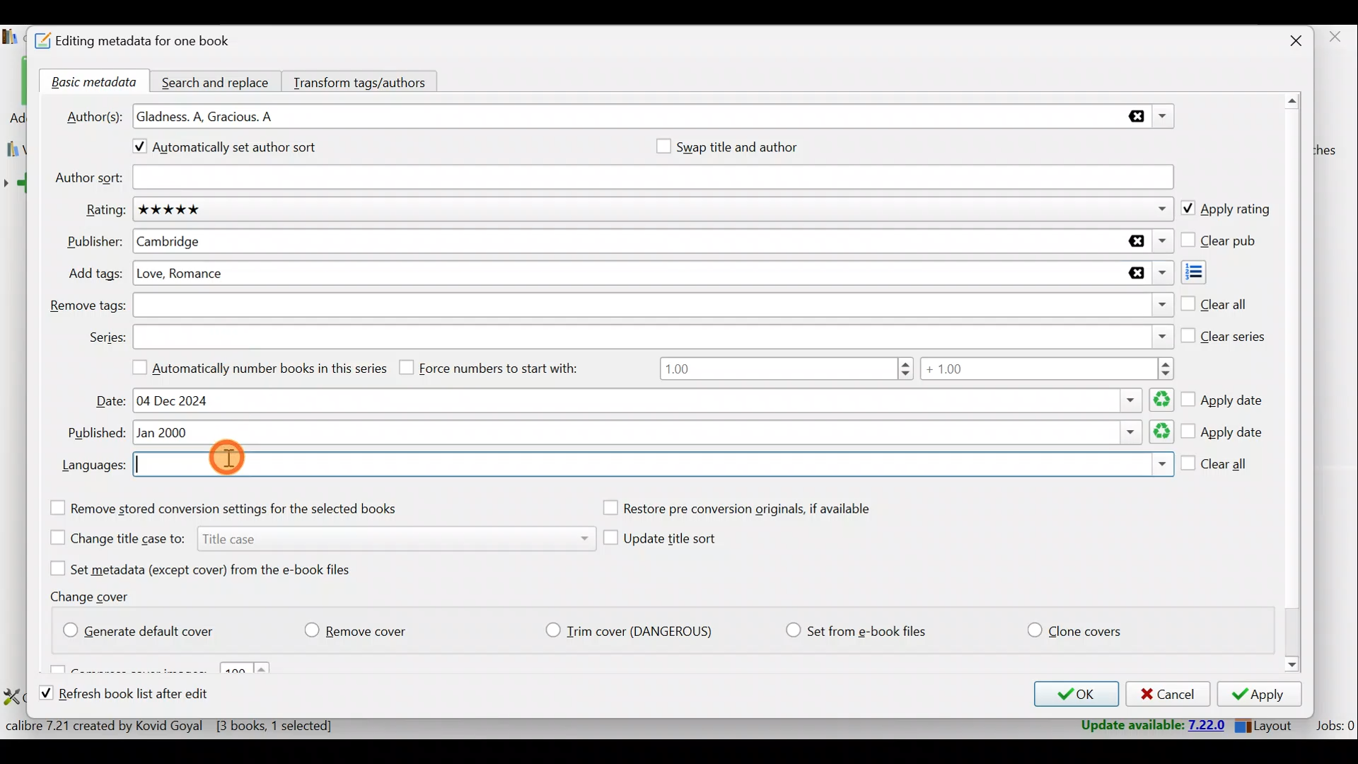 Image resolution: width=1358 pixels, height=764 pixels. What do you see at coordinates (90, 83) in the screenshot?
I see `Basic metadata` at bounding box center [90, 83].